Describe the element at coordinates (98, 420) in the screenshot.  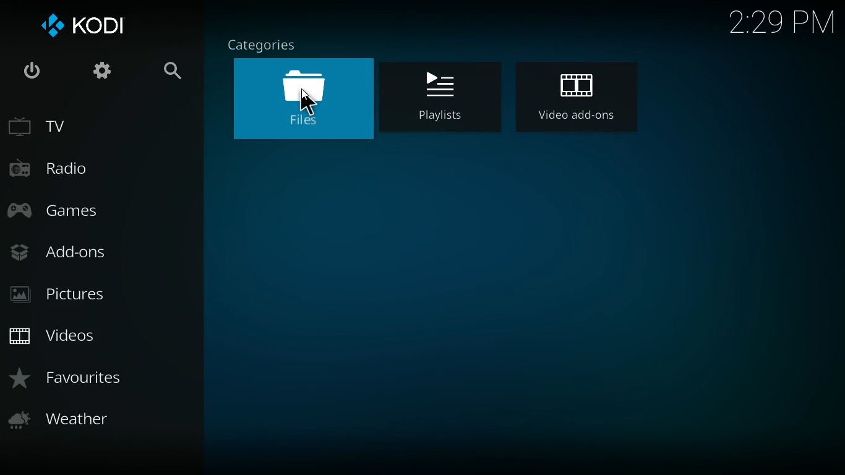
I see `weather` at that location.